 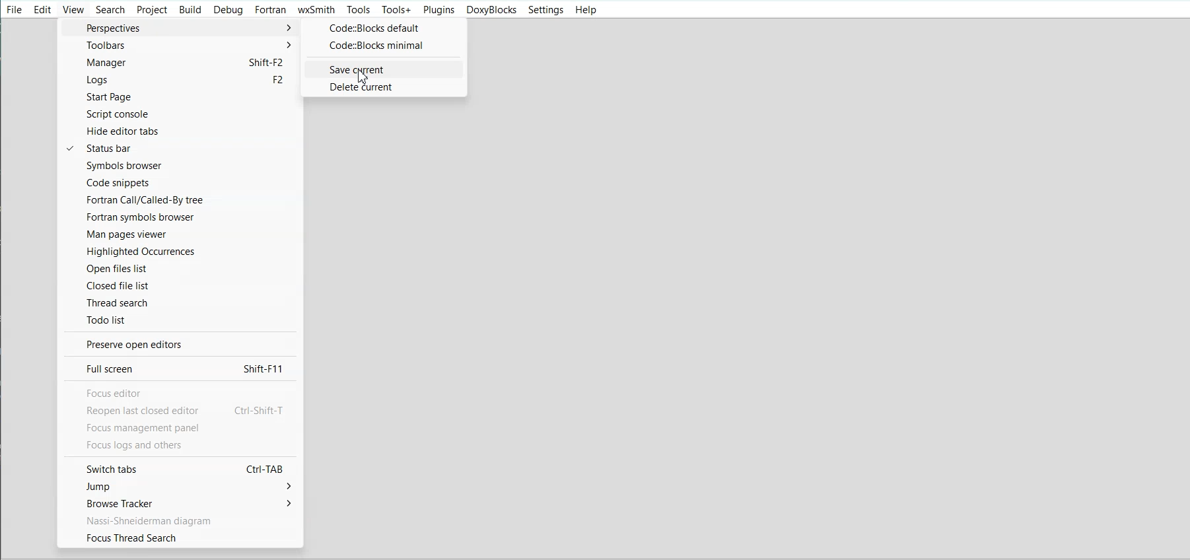 I want to click on Doxyblocks, so click(x=491, y=10).